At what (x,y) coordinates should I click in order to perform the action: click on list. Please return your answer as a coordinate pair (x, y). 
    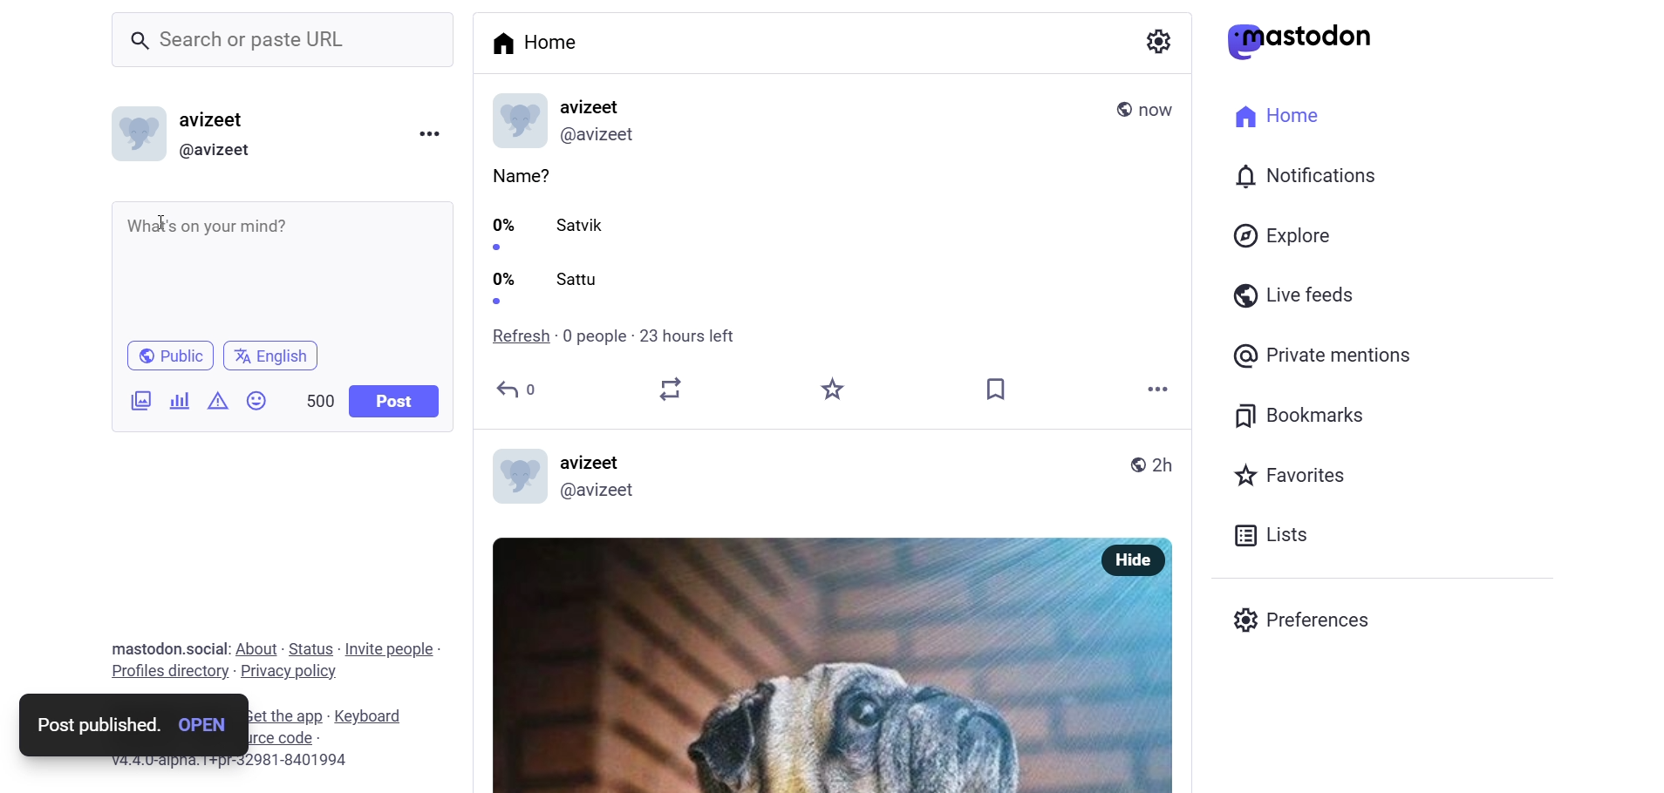
    Looking at the image, I should click on (1266, 535).